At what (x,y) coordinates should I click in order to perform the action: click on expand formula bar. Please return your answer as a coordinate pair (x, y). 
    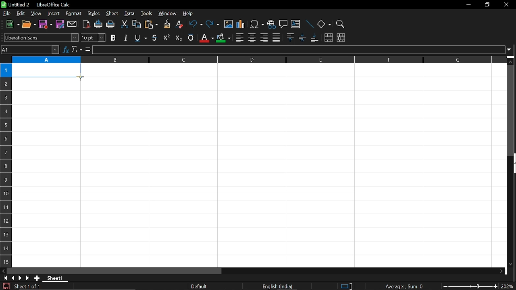
    Looking at the image, I should click on (510, 50).